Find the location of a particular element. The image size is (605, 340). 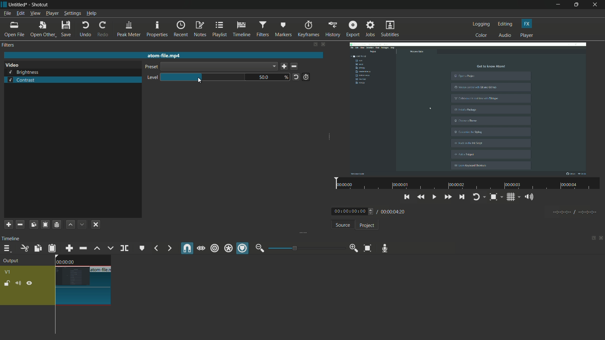

jobs is located at coordinates (370, 29).